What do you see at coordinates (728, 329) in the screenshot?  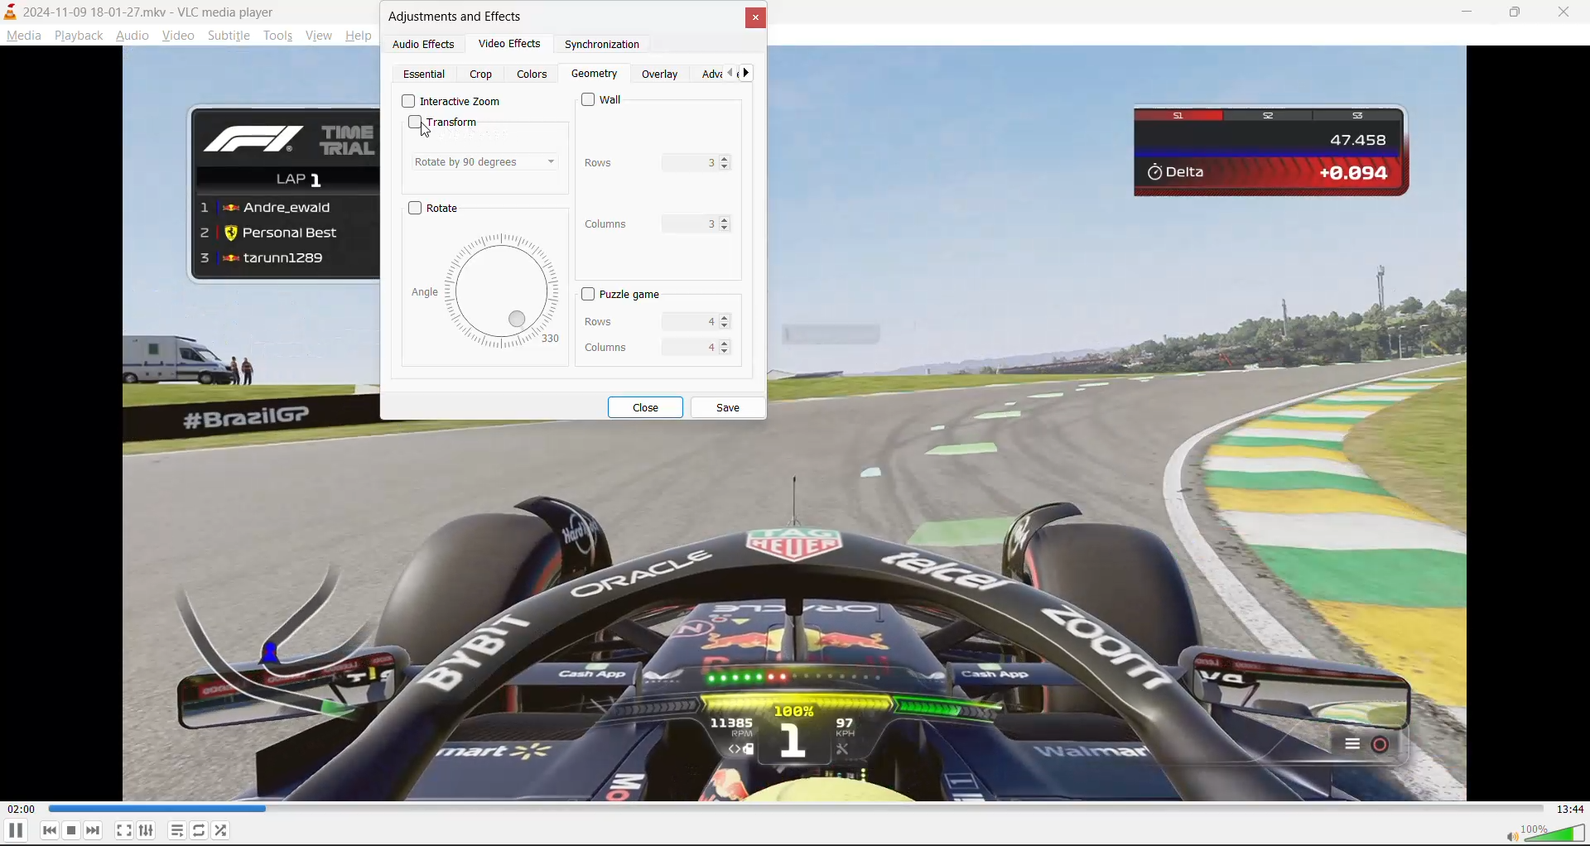 I see `Decrease` at bounding box center [728, 329].